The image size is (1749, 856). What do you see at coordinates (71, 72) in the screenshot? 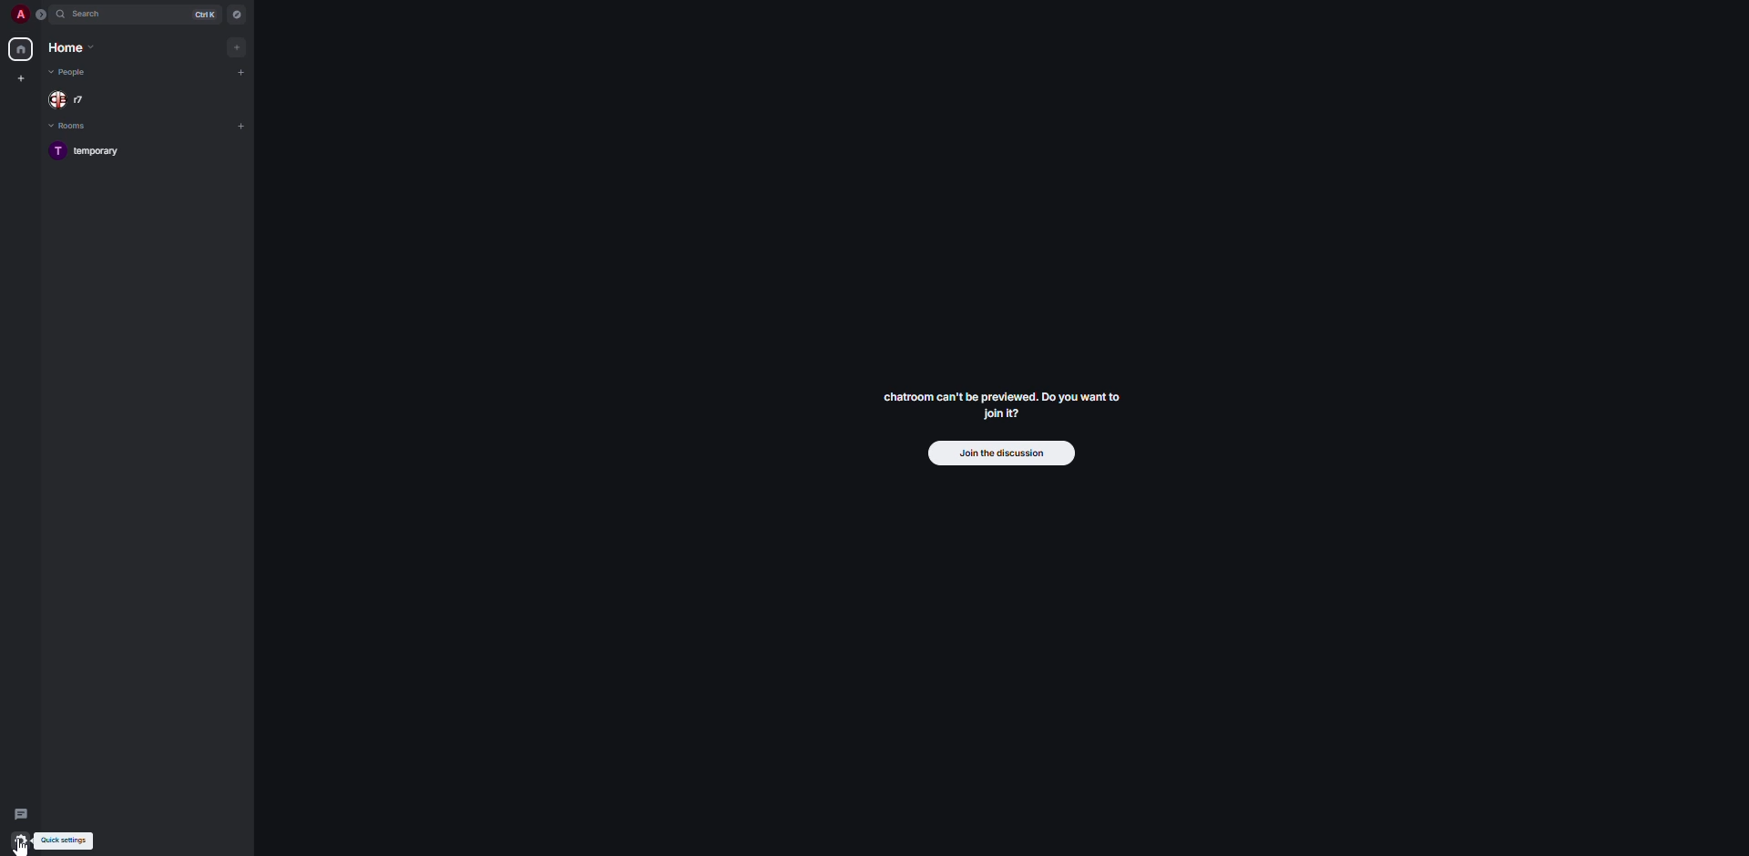
I see `people` at bounding box center [71, 72].